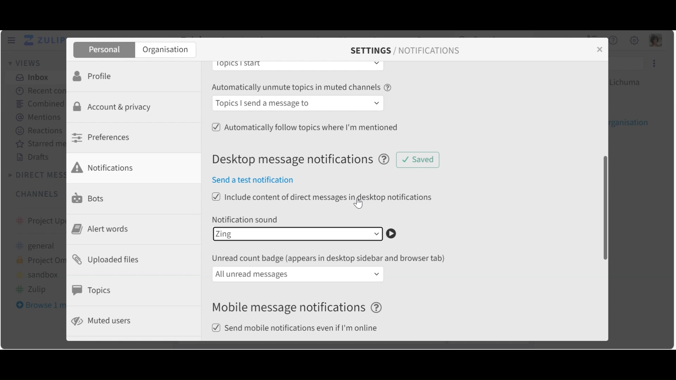 This screenshot has width=676, height=380. What do you see at coordinates (298, 329) in the screenshot?
I see `Send mobile notifications even if I'm online` at bounding box center [298, 329].